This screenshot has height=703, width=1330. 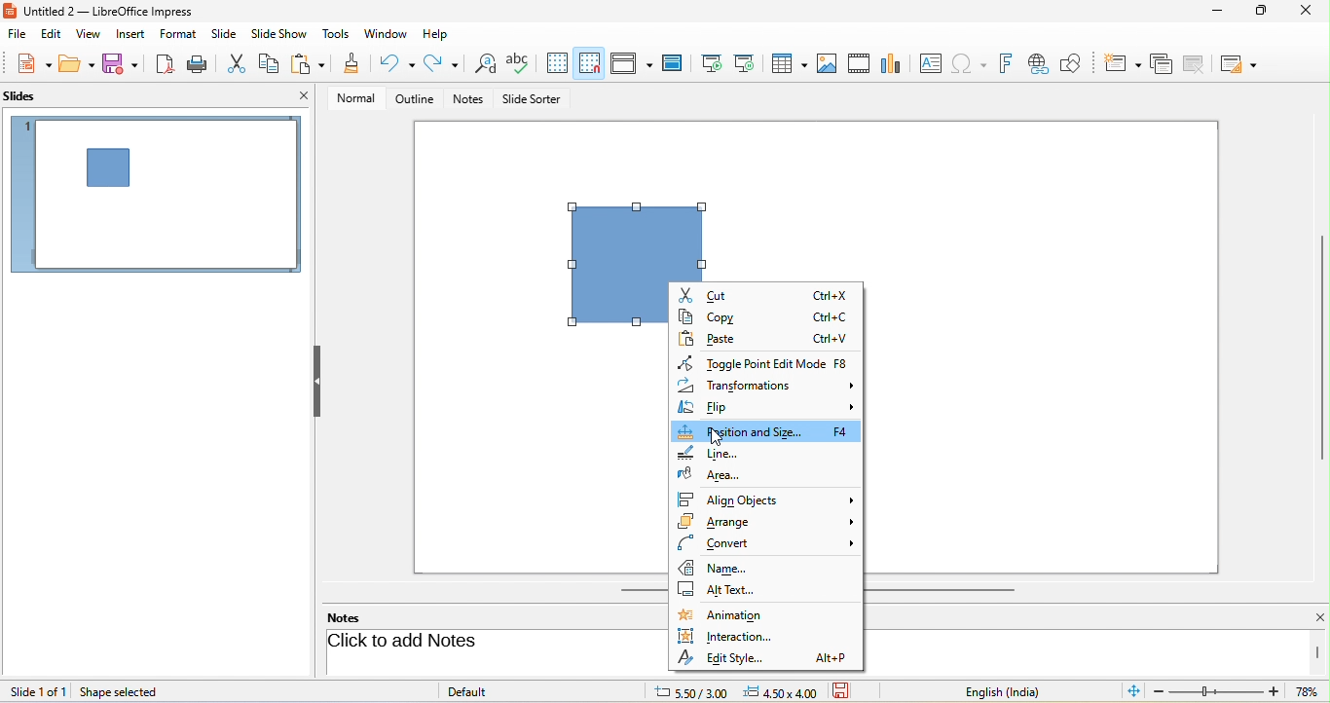 I want to click on interaction, so click(x=730, y=637).